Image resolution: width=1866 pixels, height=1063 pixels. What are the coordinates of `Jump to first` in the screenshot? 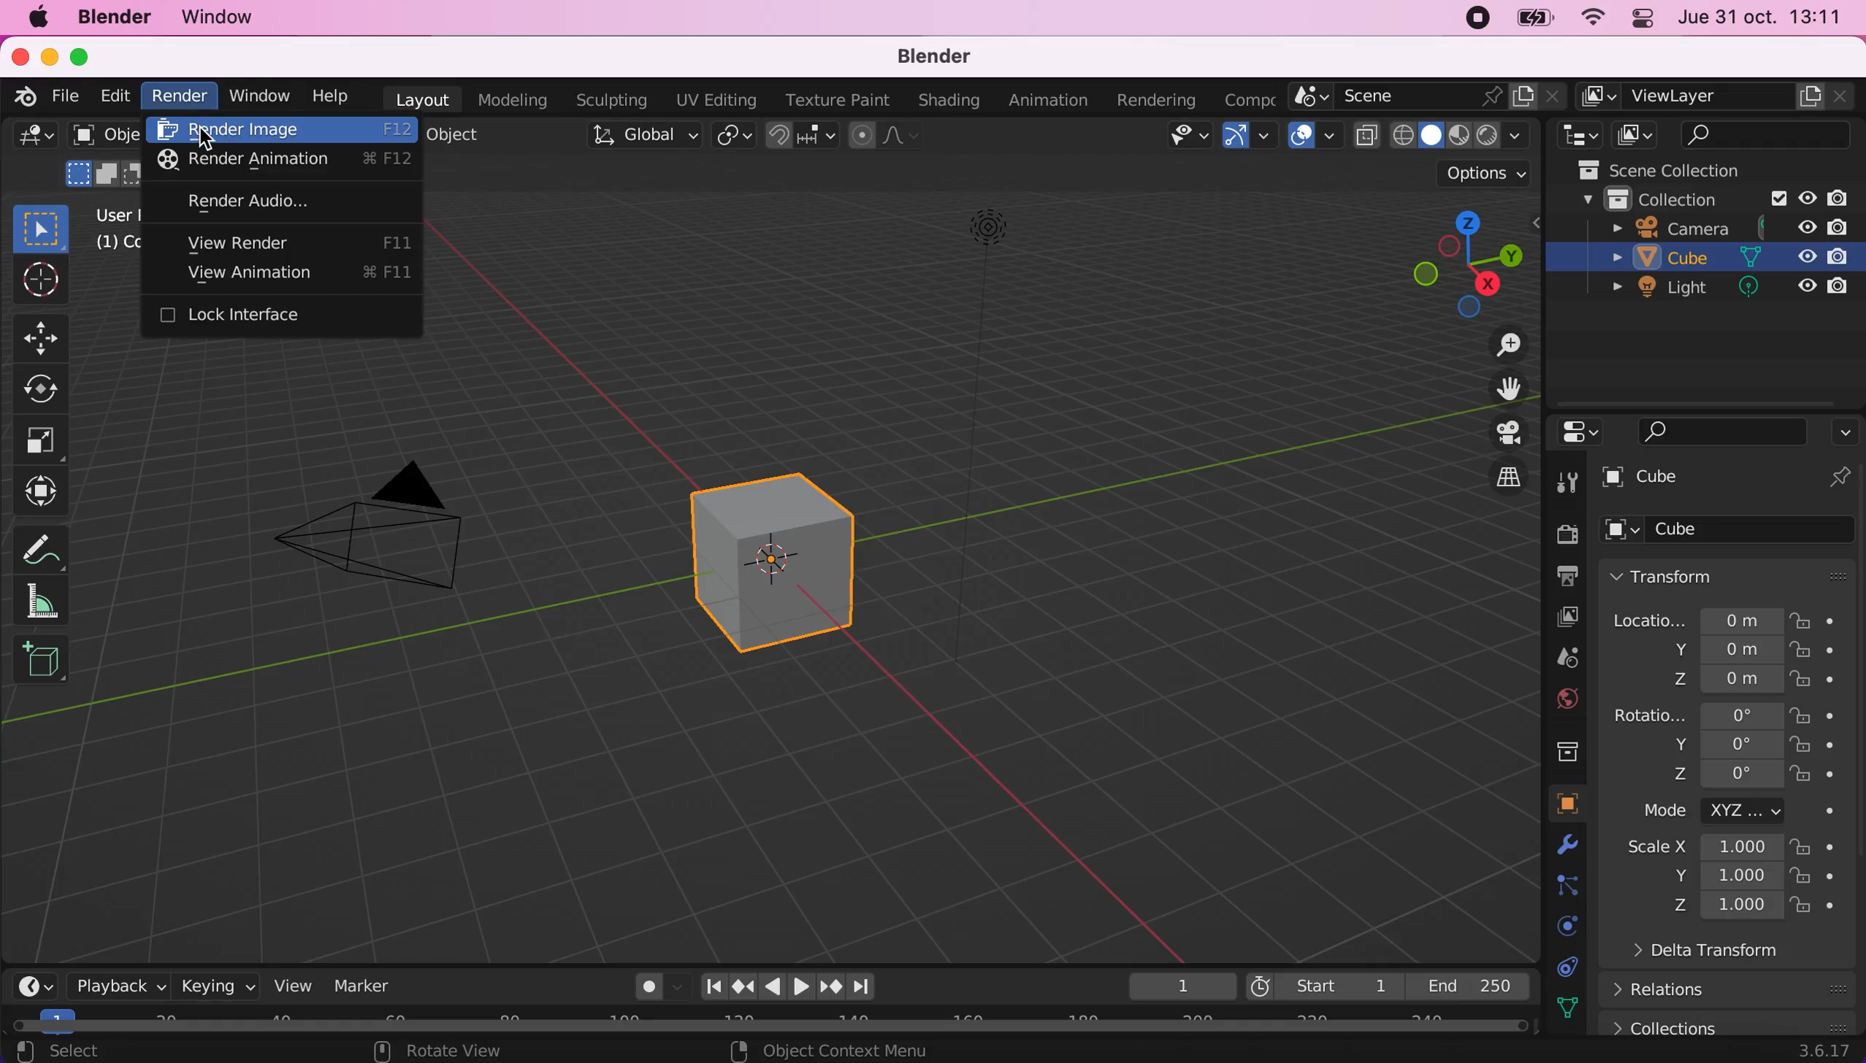 It's located at (708, 986).